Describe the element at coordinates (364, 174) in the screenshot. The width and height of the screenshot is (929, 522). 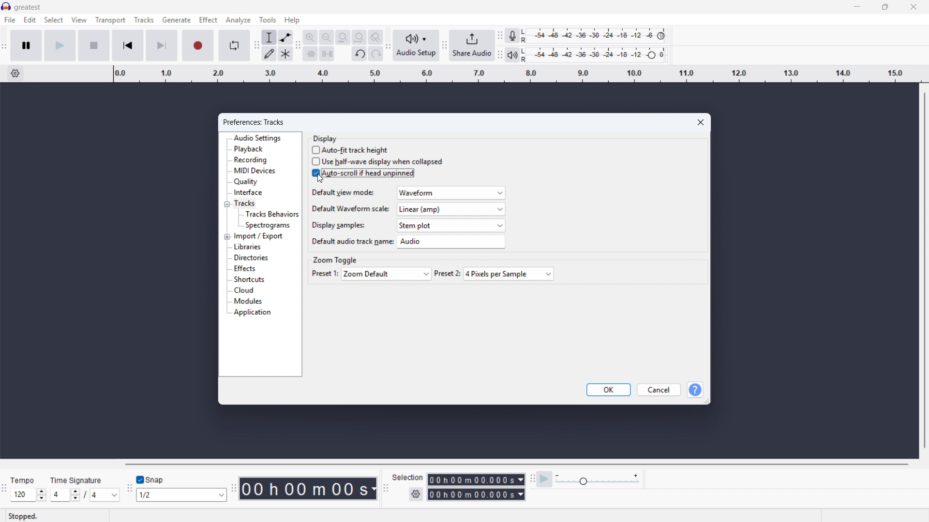
I see `Auto scroll option ticked ` at that location.